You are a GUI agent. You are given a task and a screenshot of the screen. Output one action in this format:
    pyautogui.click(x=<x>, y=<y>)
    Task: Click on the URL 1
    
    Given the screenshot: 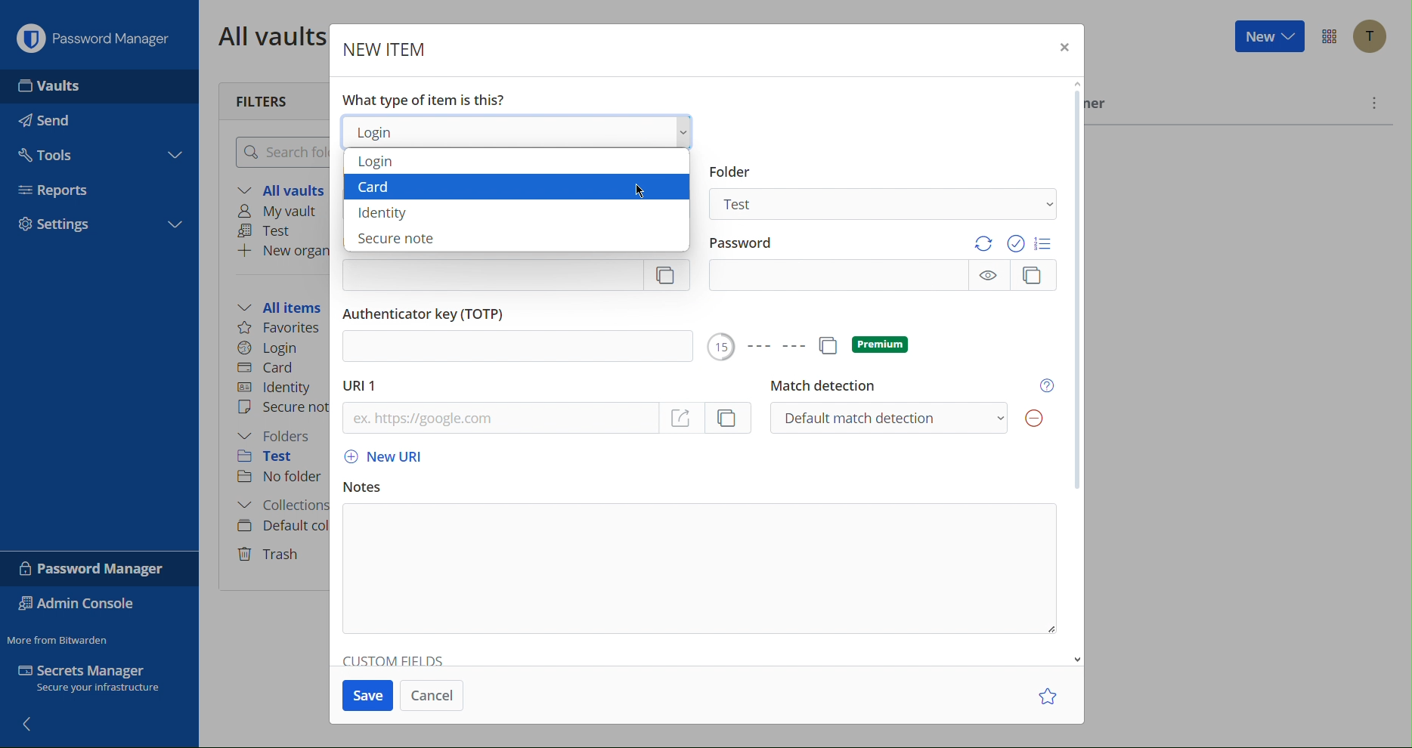 What is the action you would take?
    pyautogui.click(x=367, y=386)
    